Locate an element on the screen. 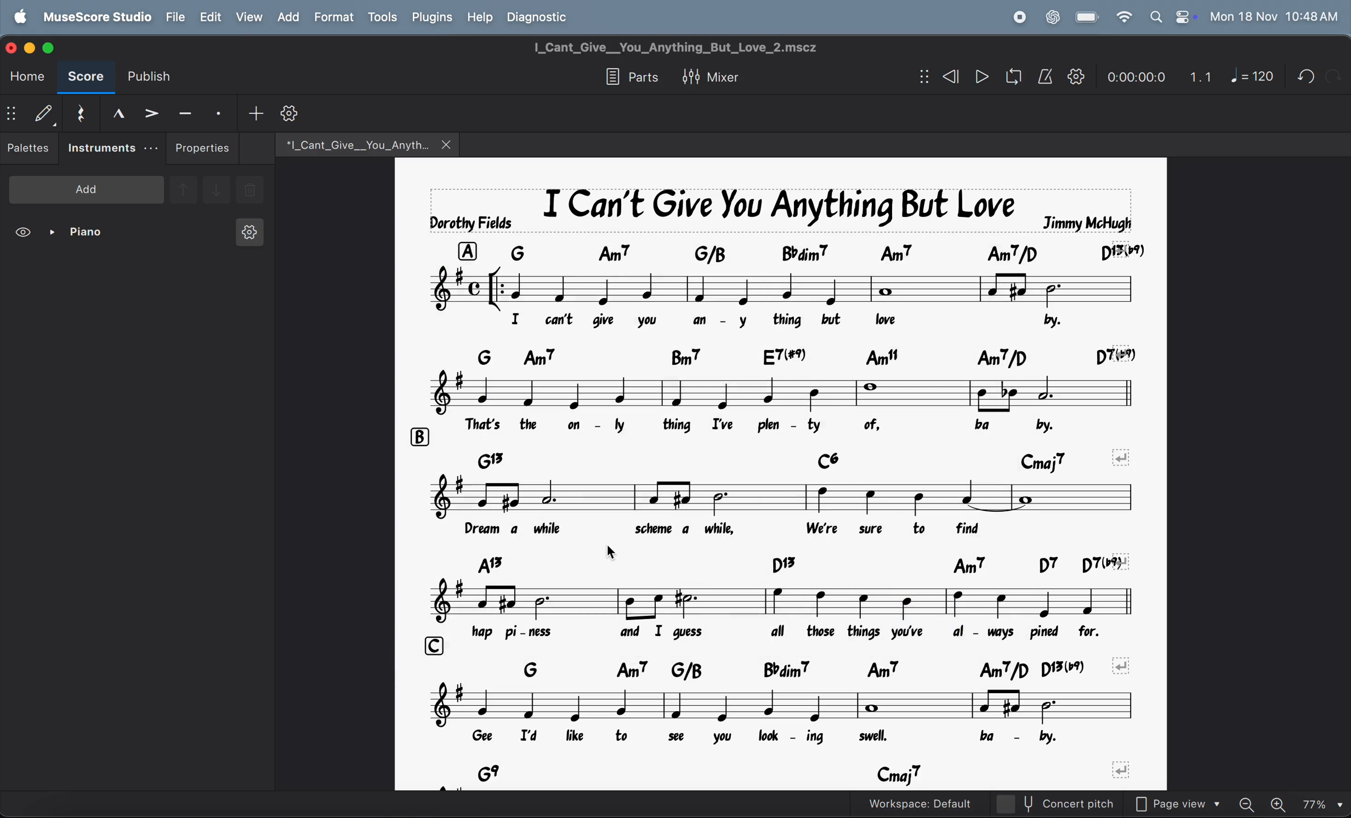  minimize is located at coordinates (32, 47).